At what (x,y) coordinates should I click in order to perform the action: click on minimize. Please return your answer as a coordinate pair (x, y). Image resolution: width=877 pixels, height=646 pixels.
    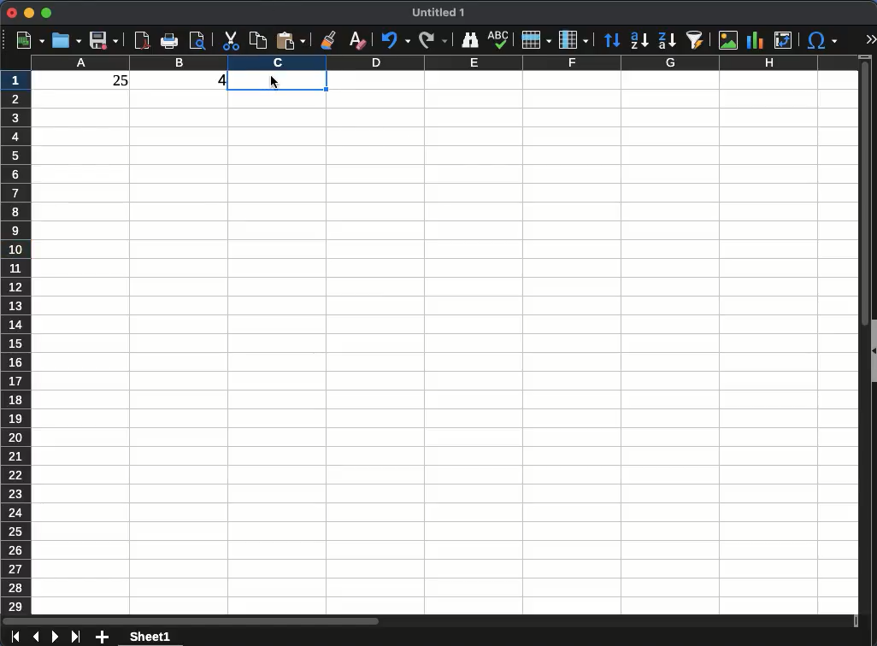
    Looking at the image, I should click on (29, 14).